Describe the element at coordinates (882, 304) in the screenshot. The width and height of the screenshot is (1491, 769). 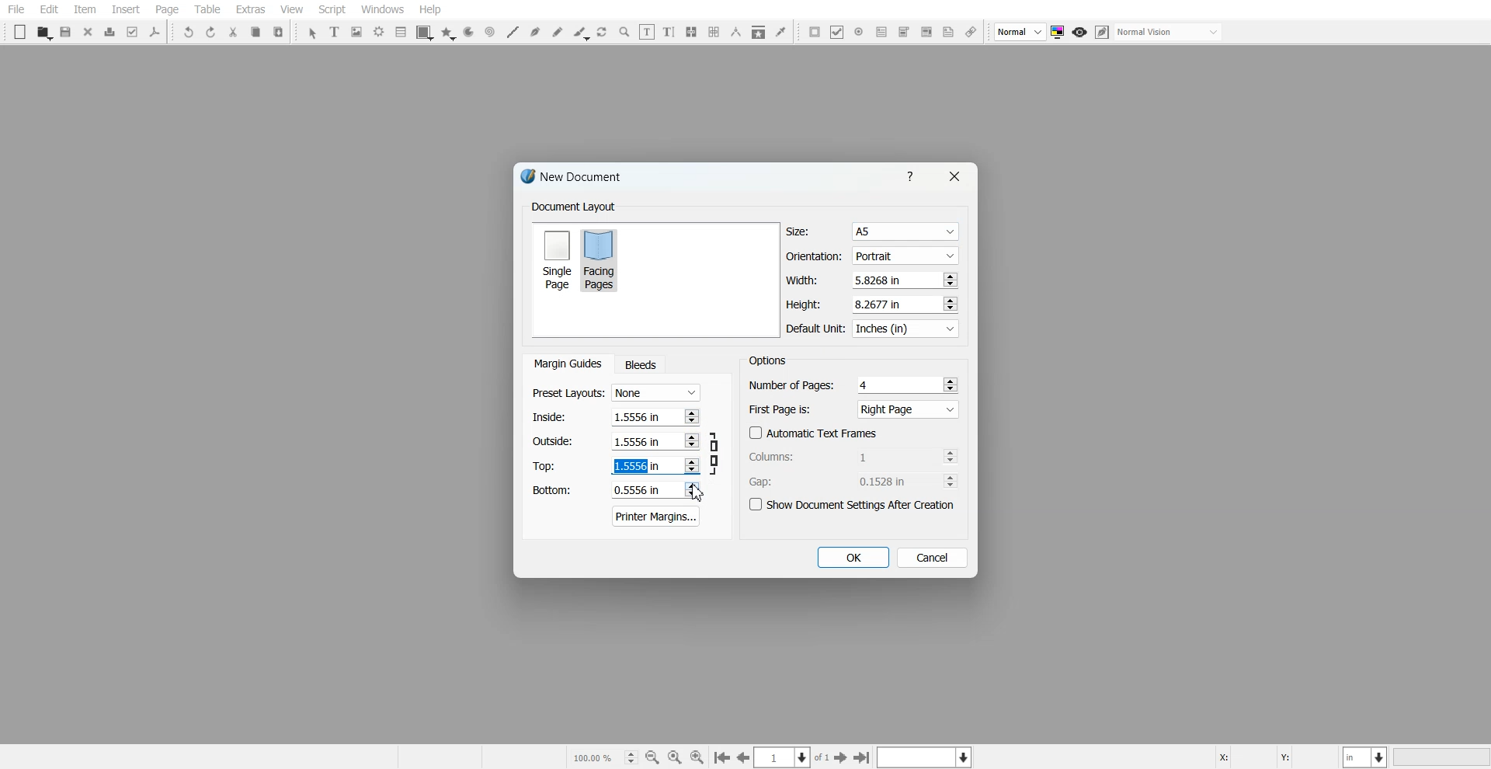
I see `8.2677 in` at that location.